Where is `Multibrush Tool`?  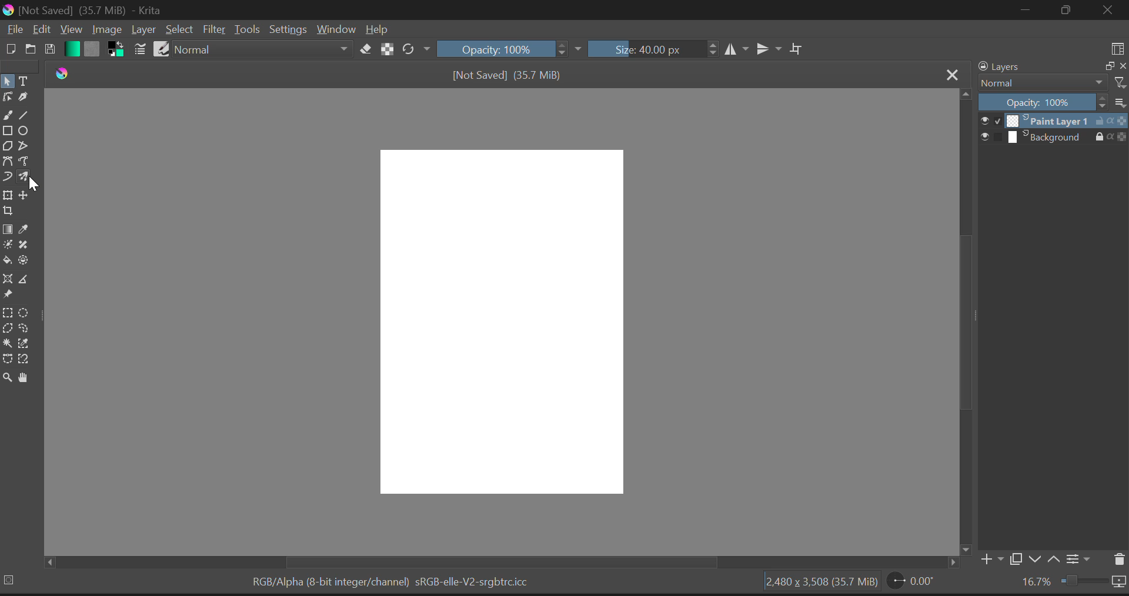
Multibrush Tool is located at coordinates (27, 178).